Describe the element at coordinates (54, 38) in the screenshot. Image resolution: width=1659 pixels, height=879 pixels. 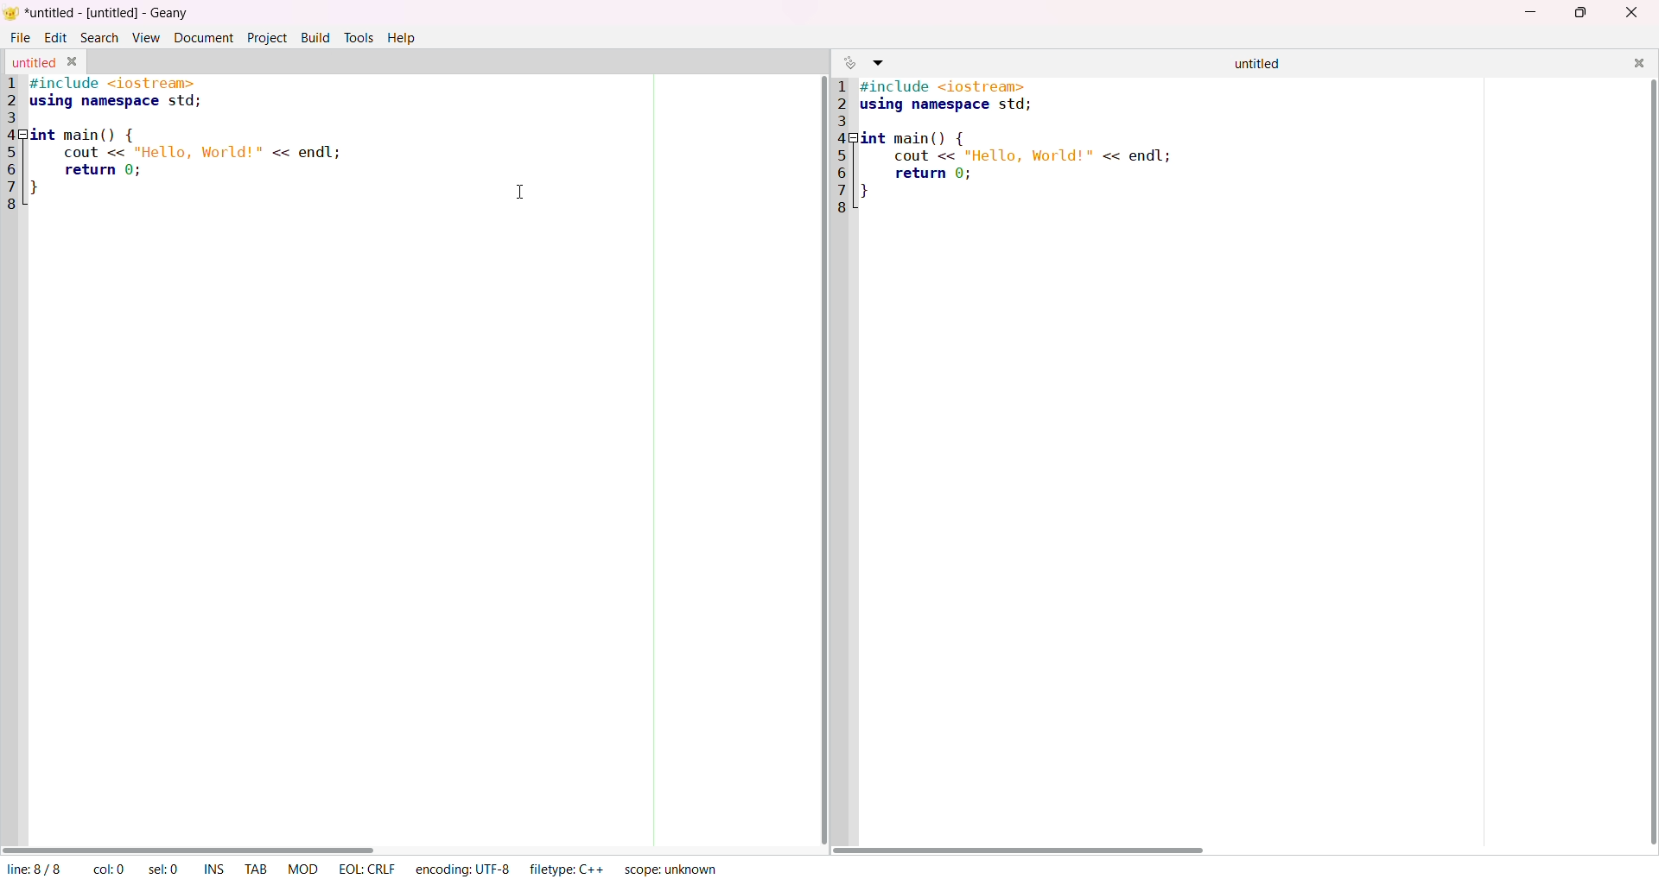
I see `Edit` at that location.